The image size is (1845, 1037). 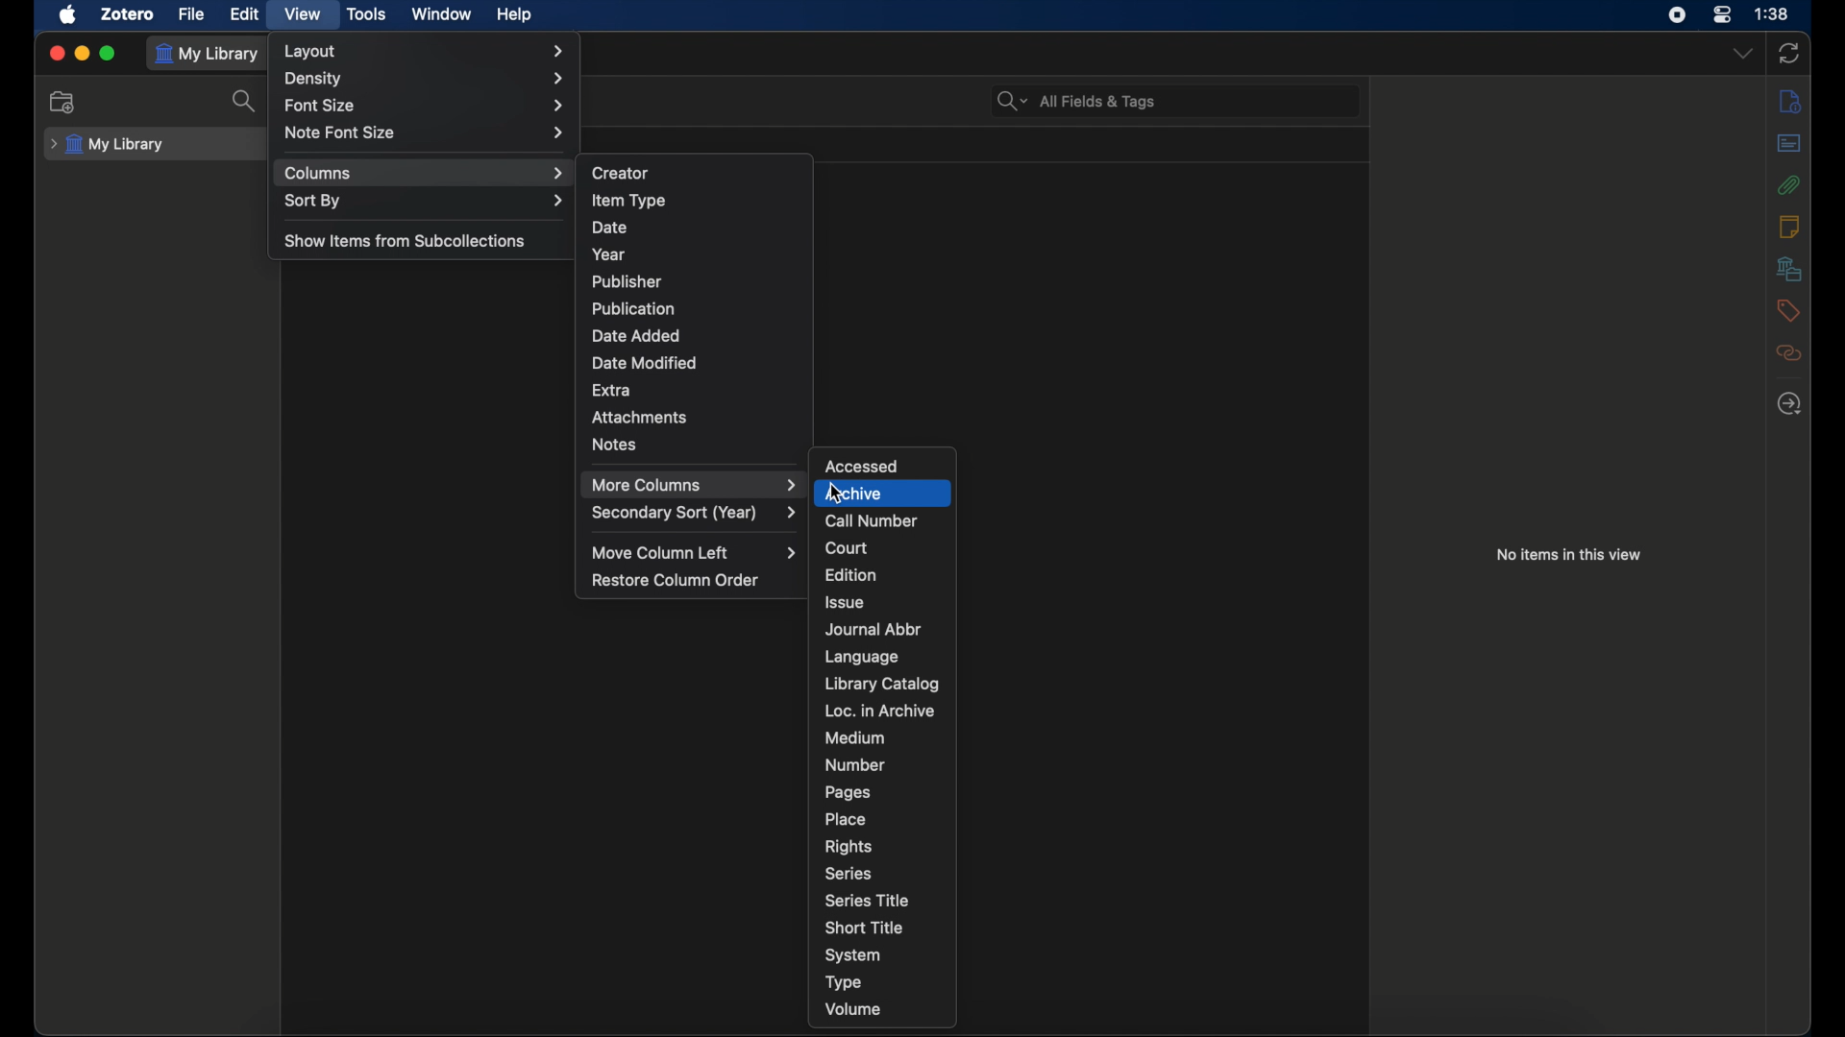 What do you see at coordinates (192, 14) in the screenshot?
I see `file` at bounding box center [192, 14].